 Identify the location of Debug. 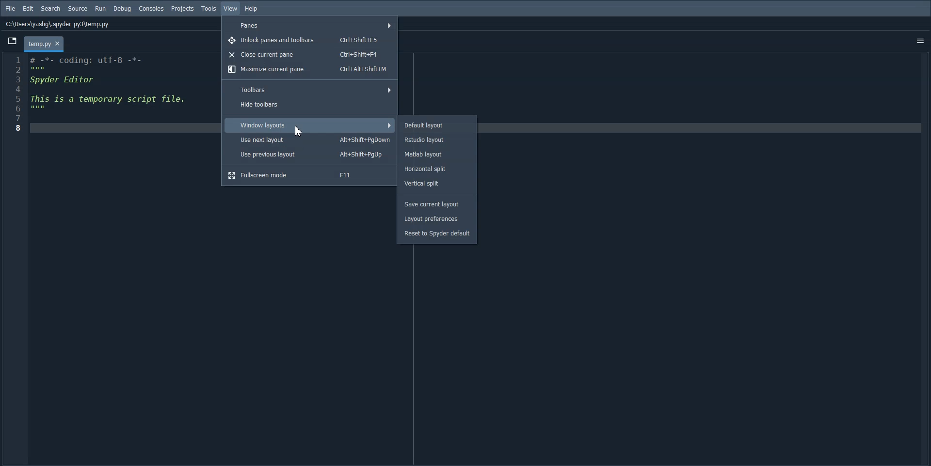
(122, 9).